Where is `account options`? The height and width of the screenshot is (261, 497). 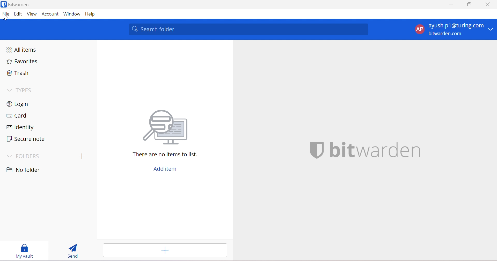 account options is located at coordinates (455, 30).